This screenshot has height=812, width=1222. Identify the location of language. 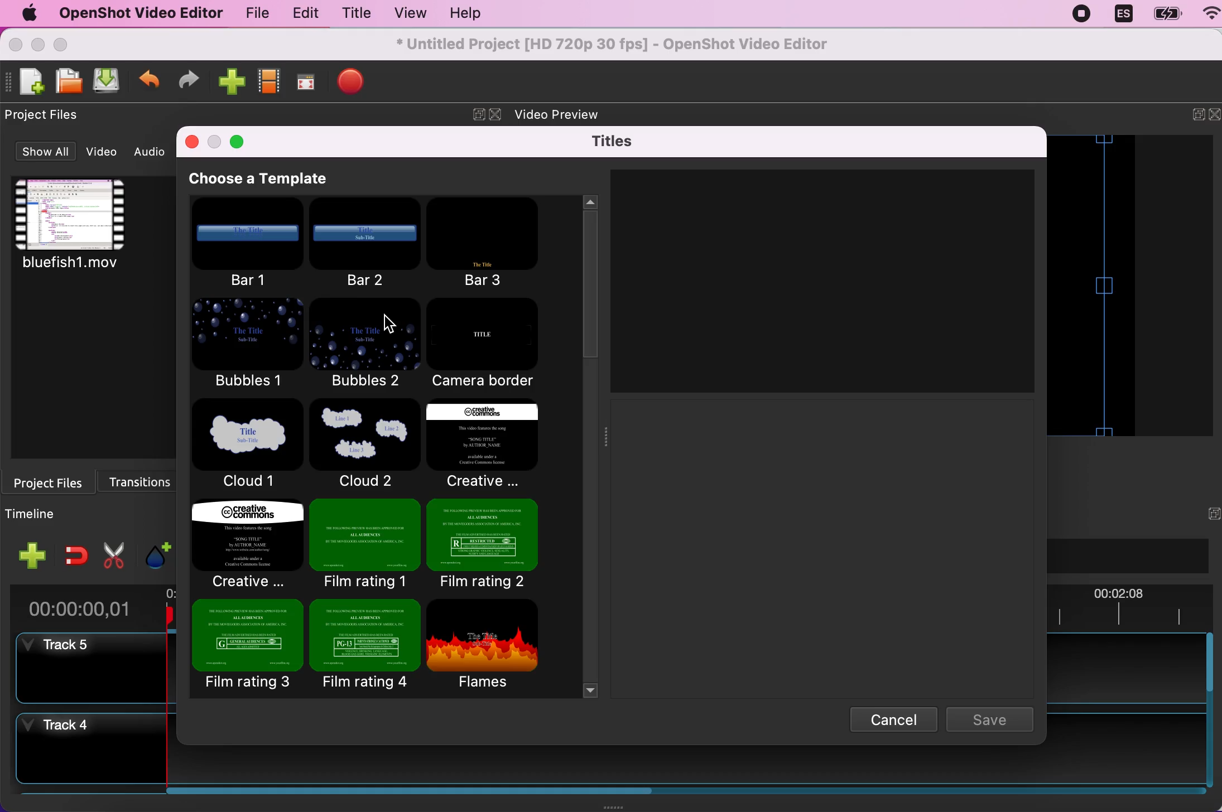
(1122, 14).